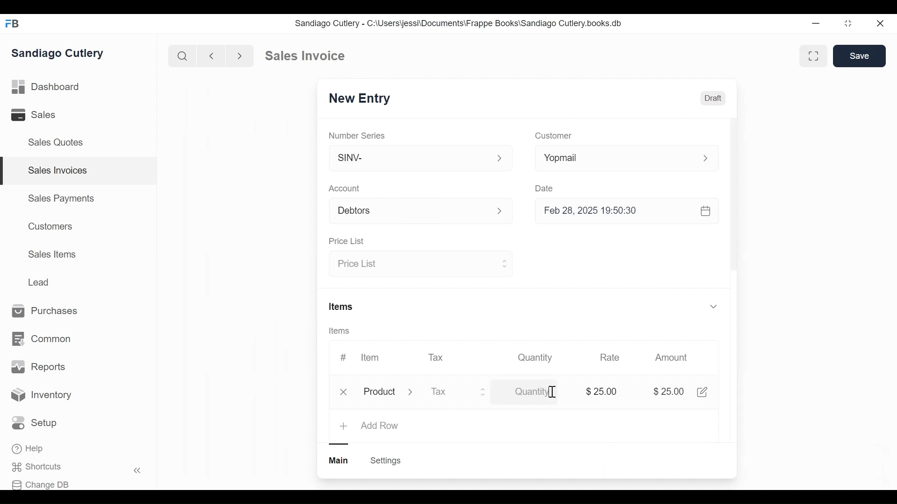 This screenshot has width=897, height=504. Describe the element at coordinates (848, 23) in the screenshot. I see `restore` at that location.